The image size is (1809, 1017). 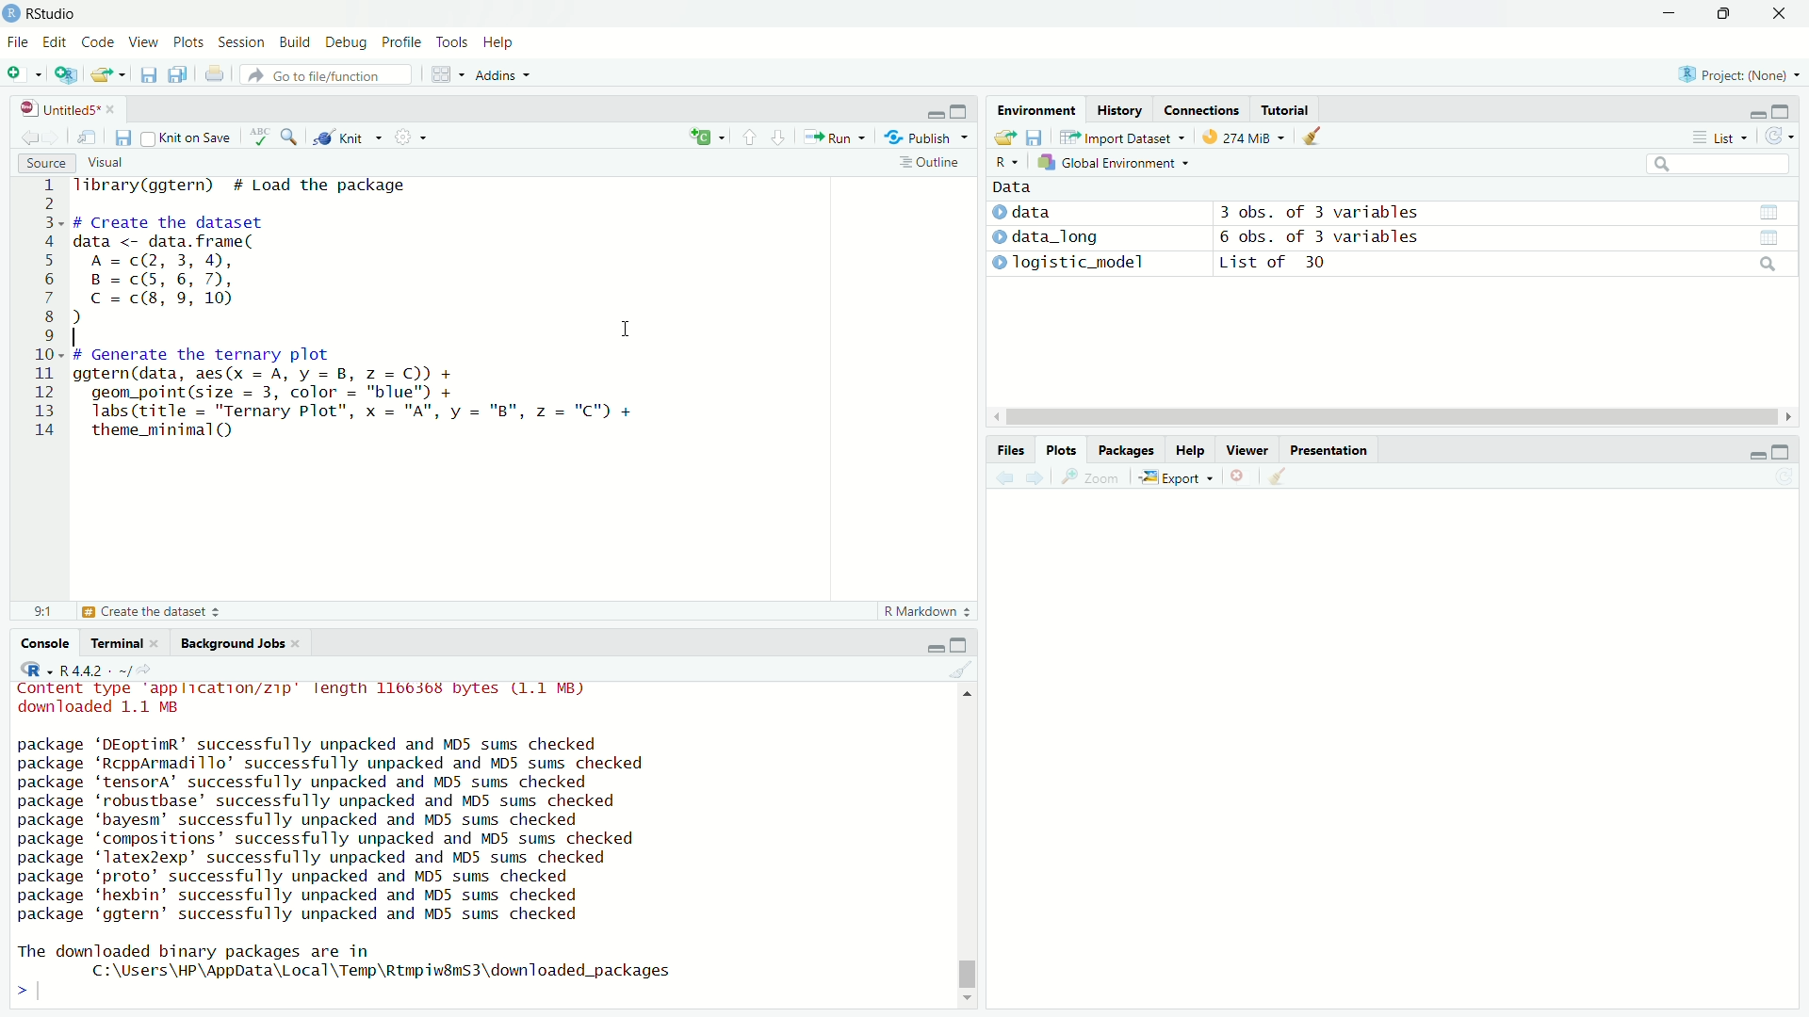 I want to click on Session, so click(x=240, y=44).